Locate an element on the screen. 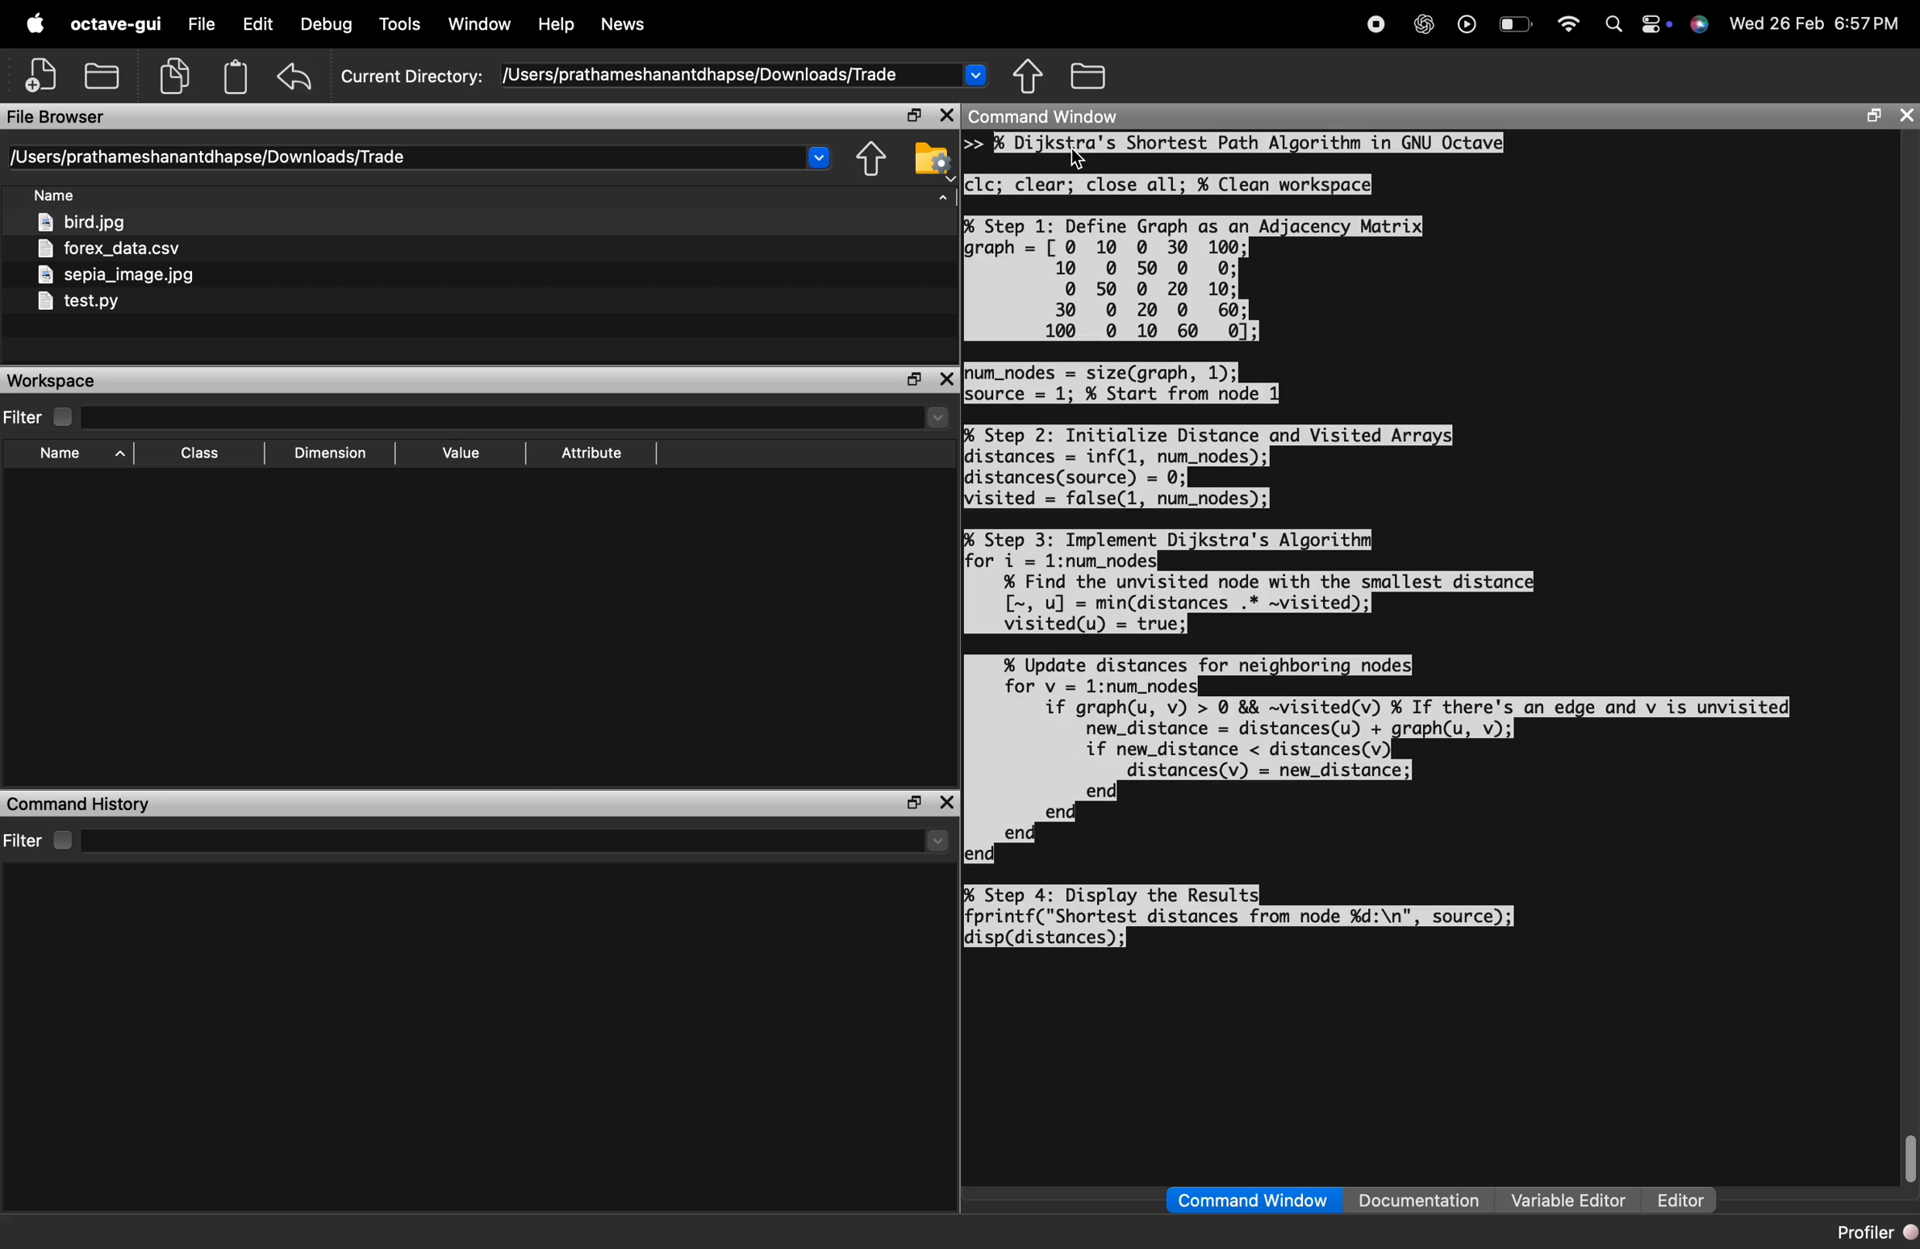  play is located at coordinates (1470, 25).